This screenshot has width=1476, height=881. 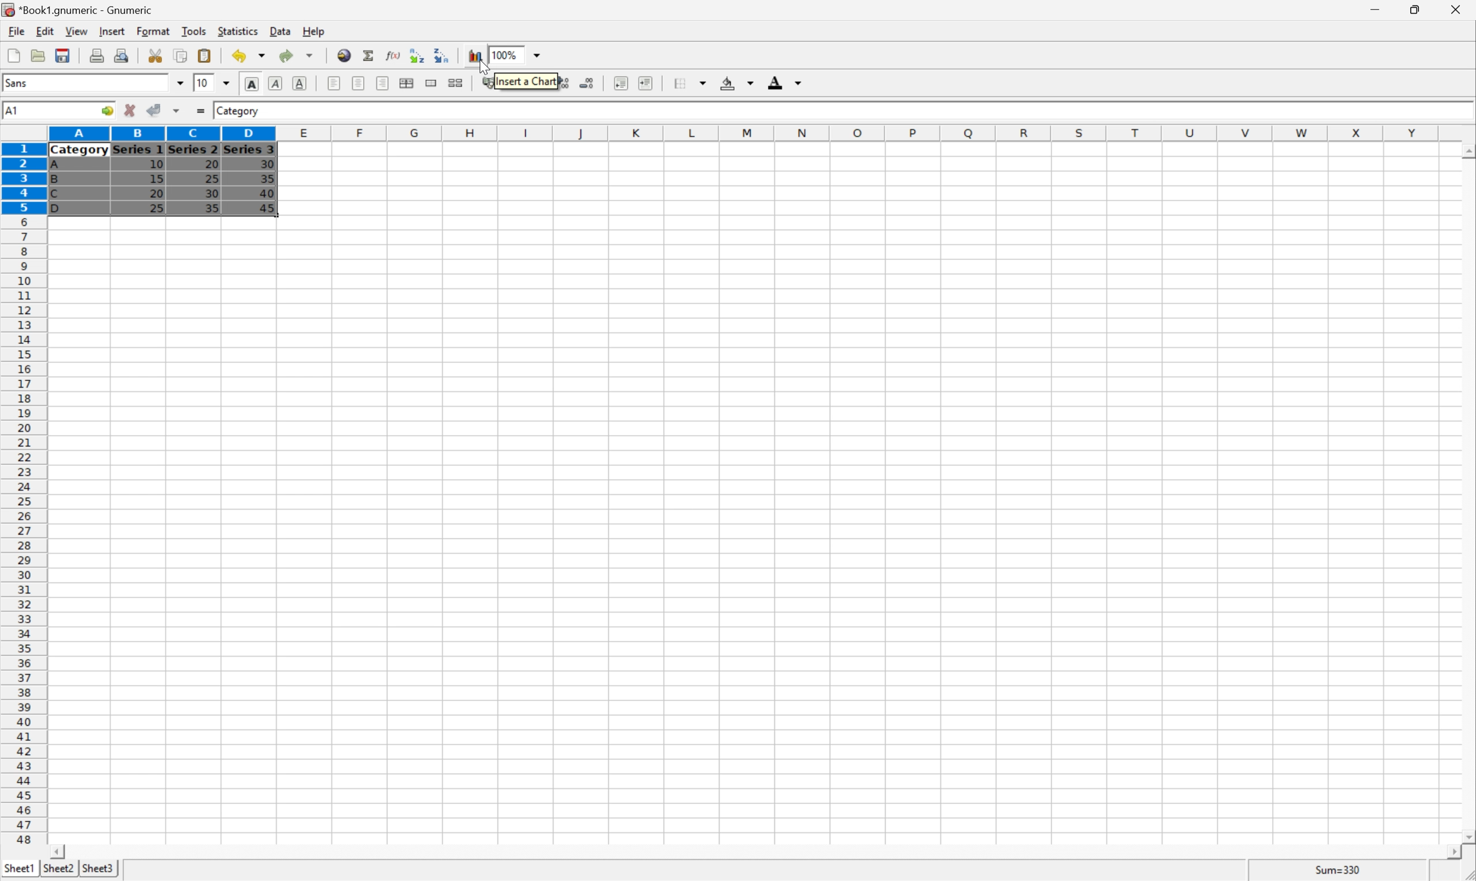 I want to click on Copy selection, so click(x=181, y=55).